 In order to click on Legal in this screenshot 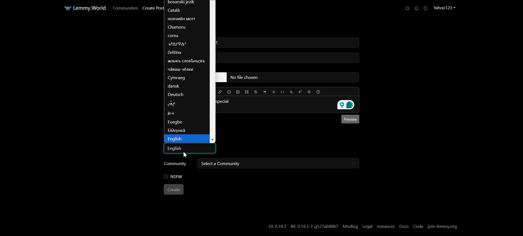, I will do `click(367, 226)`.